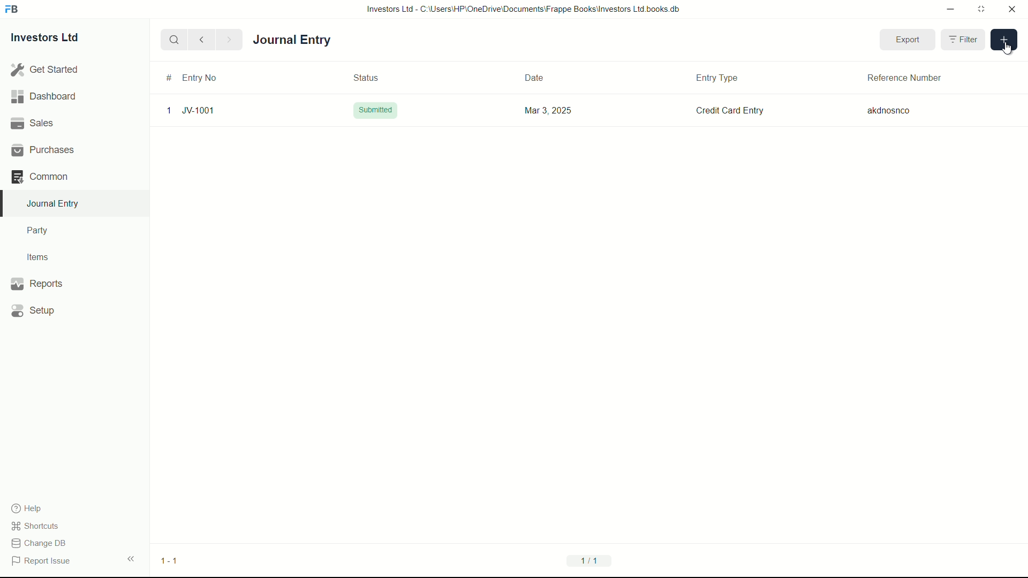 Image resolution: width=1028 pixels, height=578 pixels. What do you see at coordinates (907, 41) in the screenshot?
I see `Export` at bounding box center [907, 41].